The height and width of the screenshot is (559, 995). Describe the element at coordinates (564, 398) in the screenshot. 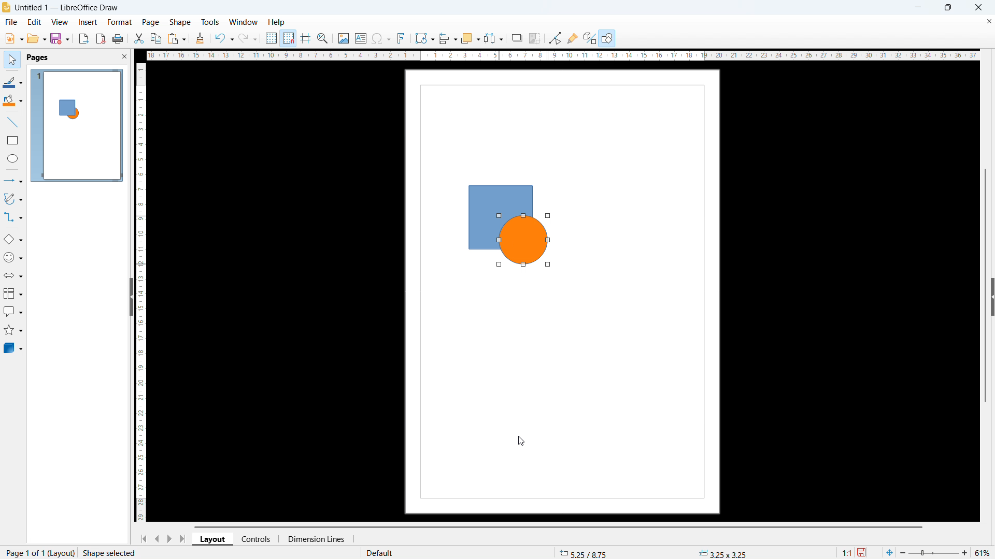

I see `page ` at that location.